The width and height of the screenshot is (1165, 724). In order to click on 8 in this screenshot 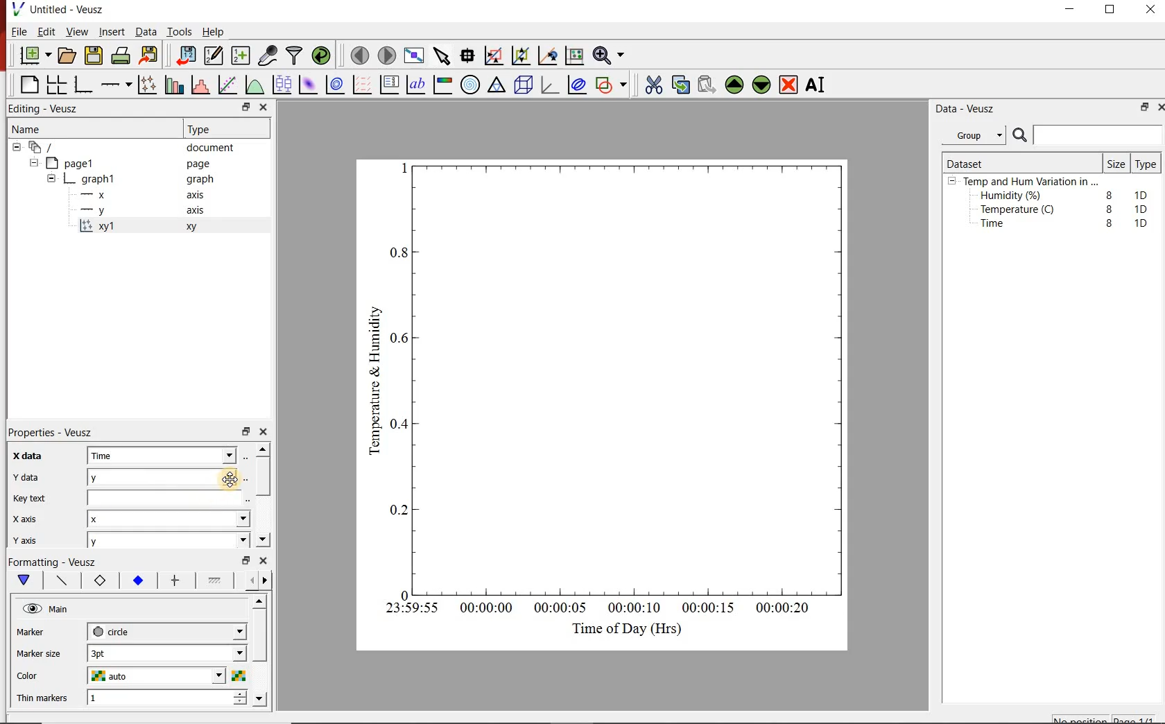, I will do `click(1107, 208)`.